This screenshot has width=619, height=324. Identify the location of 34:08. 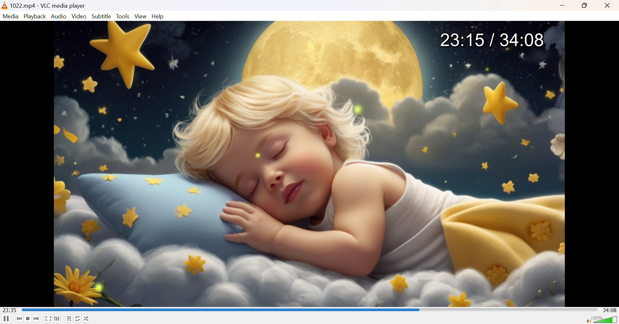
(610, 310).